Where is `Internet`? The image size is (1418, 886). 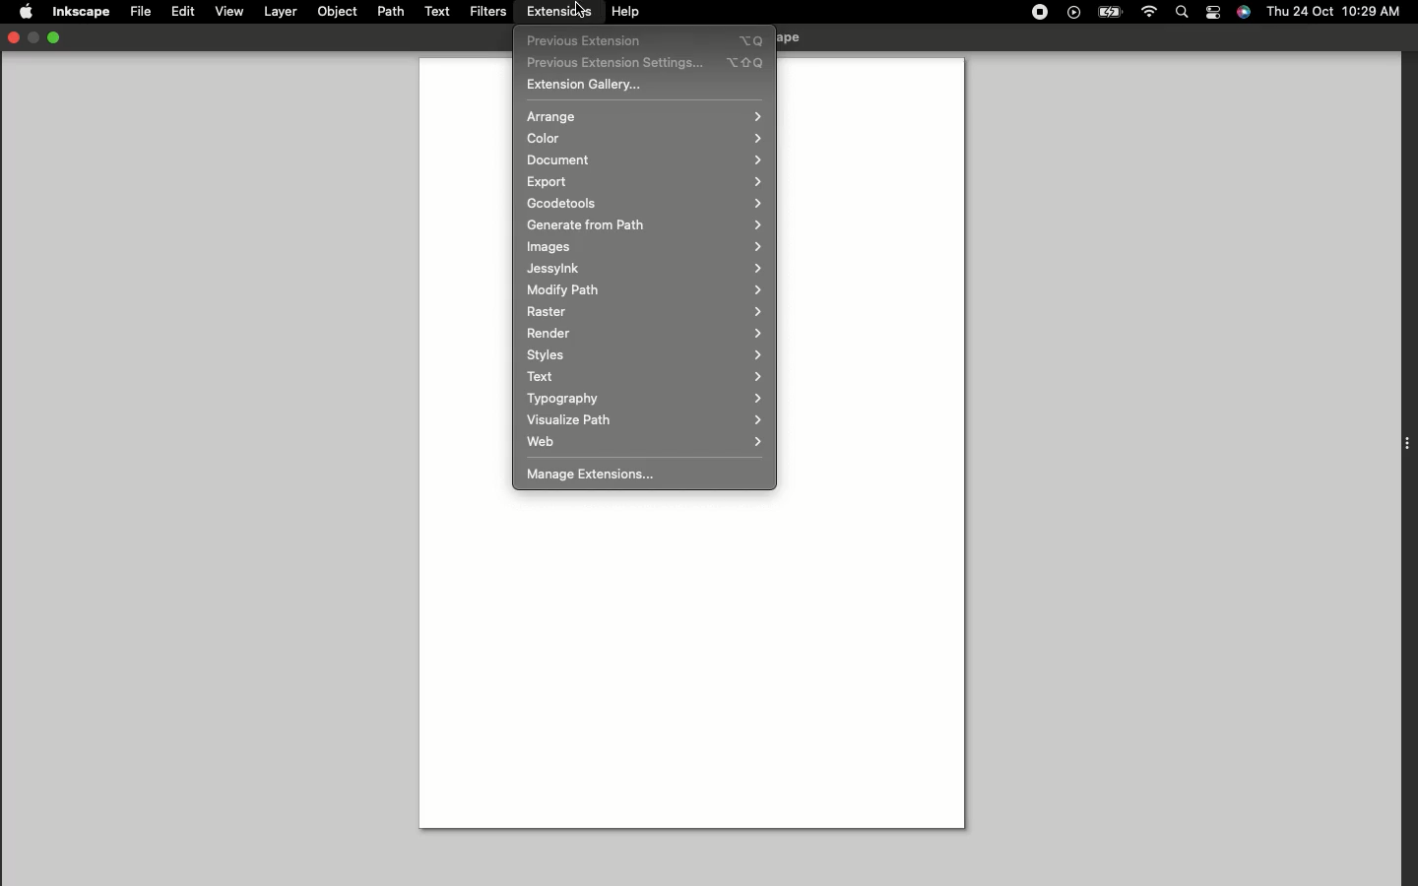 Internet is located at coordinates (1146, 12).